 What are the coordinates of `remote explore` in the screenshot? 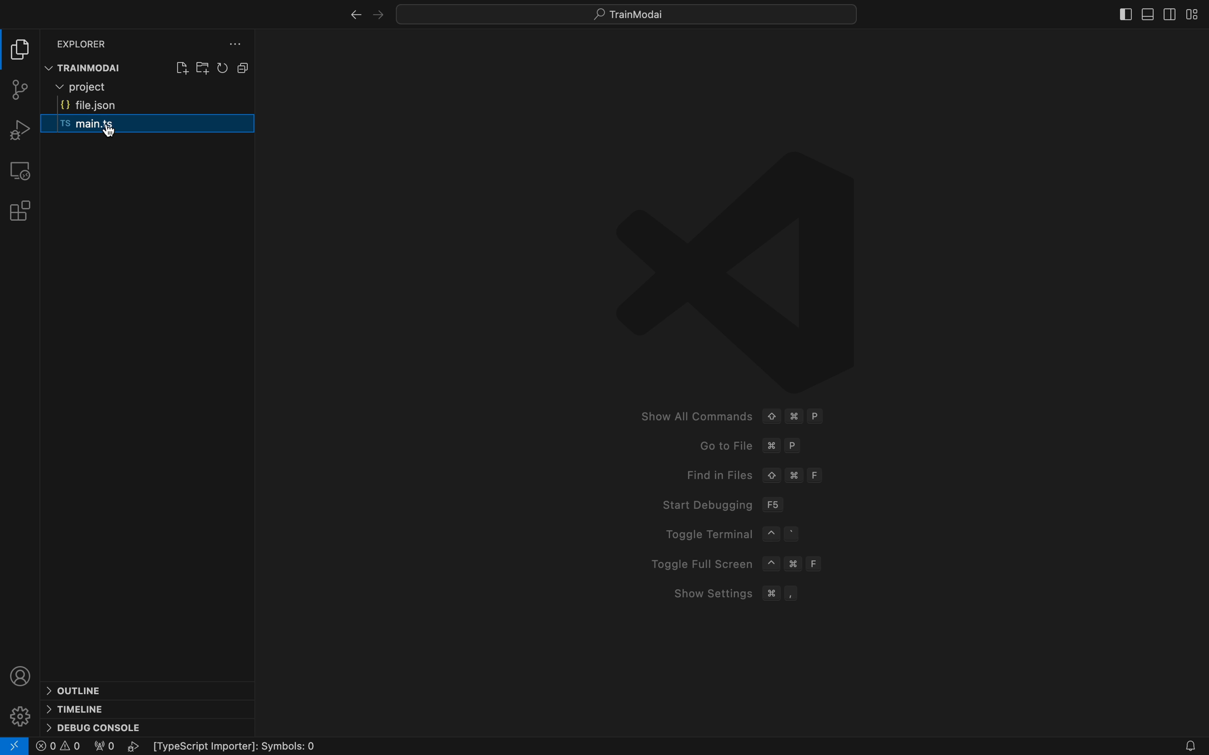 It's located at (21, 170).